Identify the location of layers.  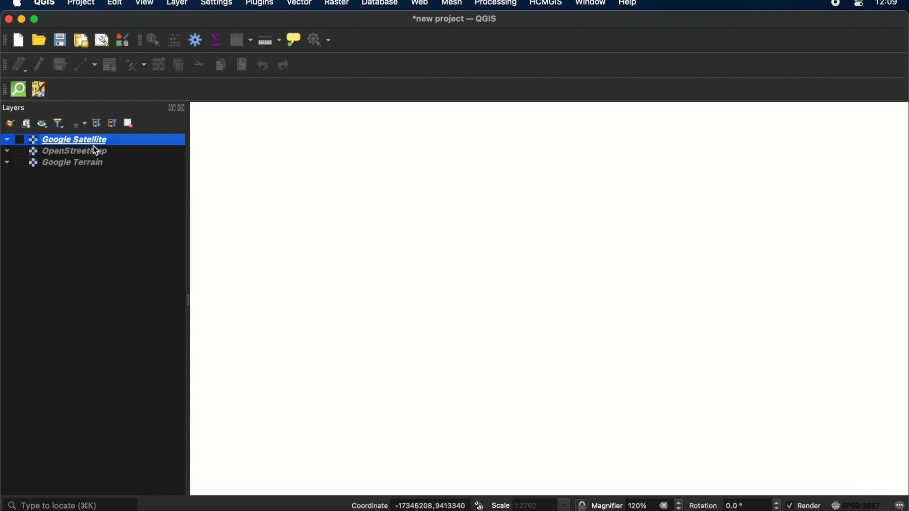
(15, 108).